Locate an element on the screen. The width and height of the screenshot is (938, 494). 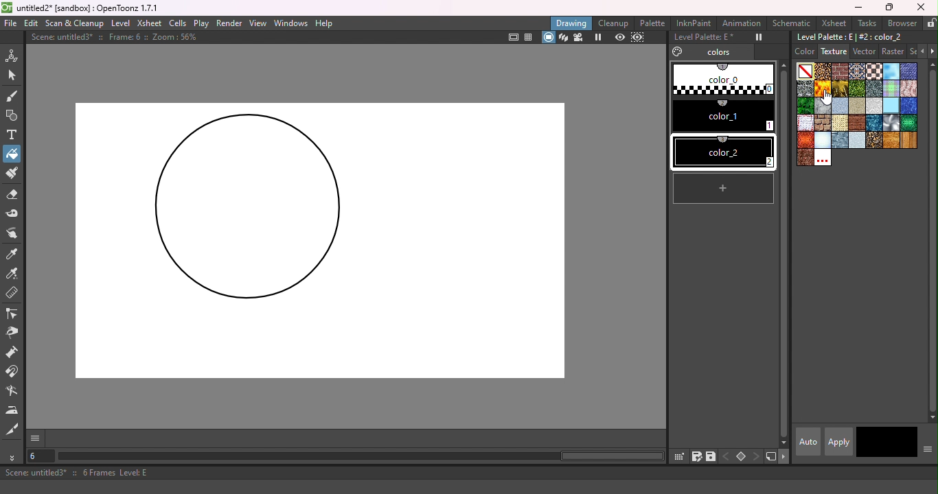
Paper 4.bmp is located at coordinates (857, 106).